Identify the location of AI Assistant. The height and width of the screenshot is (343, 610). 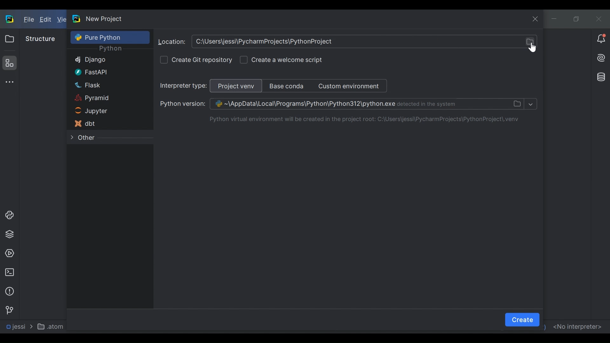
(600, 58).